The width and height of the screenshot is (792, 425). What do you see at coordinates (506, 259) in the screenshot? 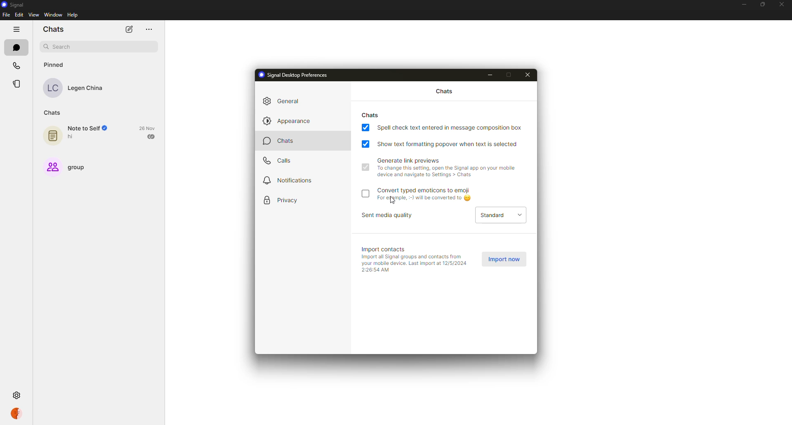
I see `import now` at bounding box center [506, 259].